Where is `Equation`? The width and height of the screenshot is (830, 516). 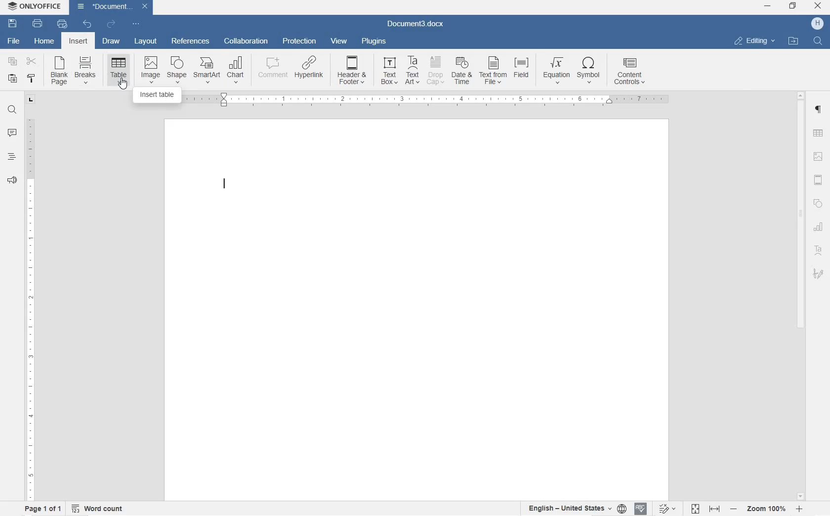
Equation is located at coordinates (556, 70).